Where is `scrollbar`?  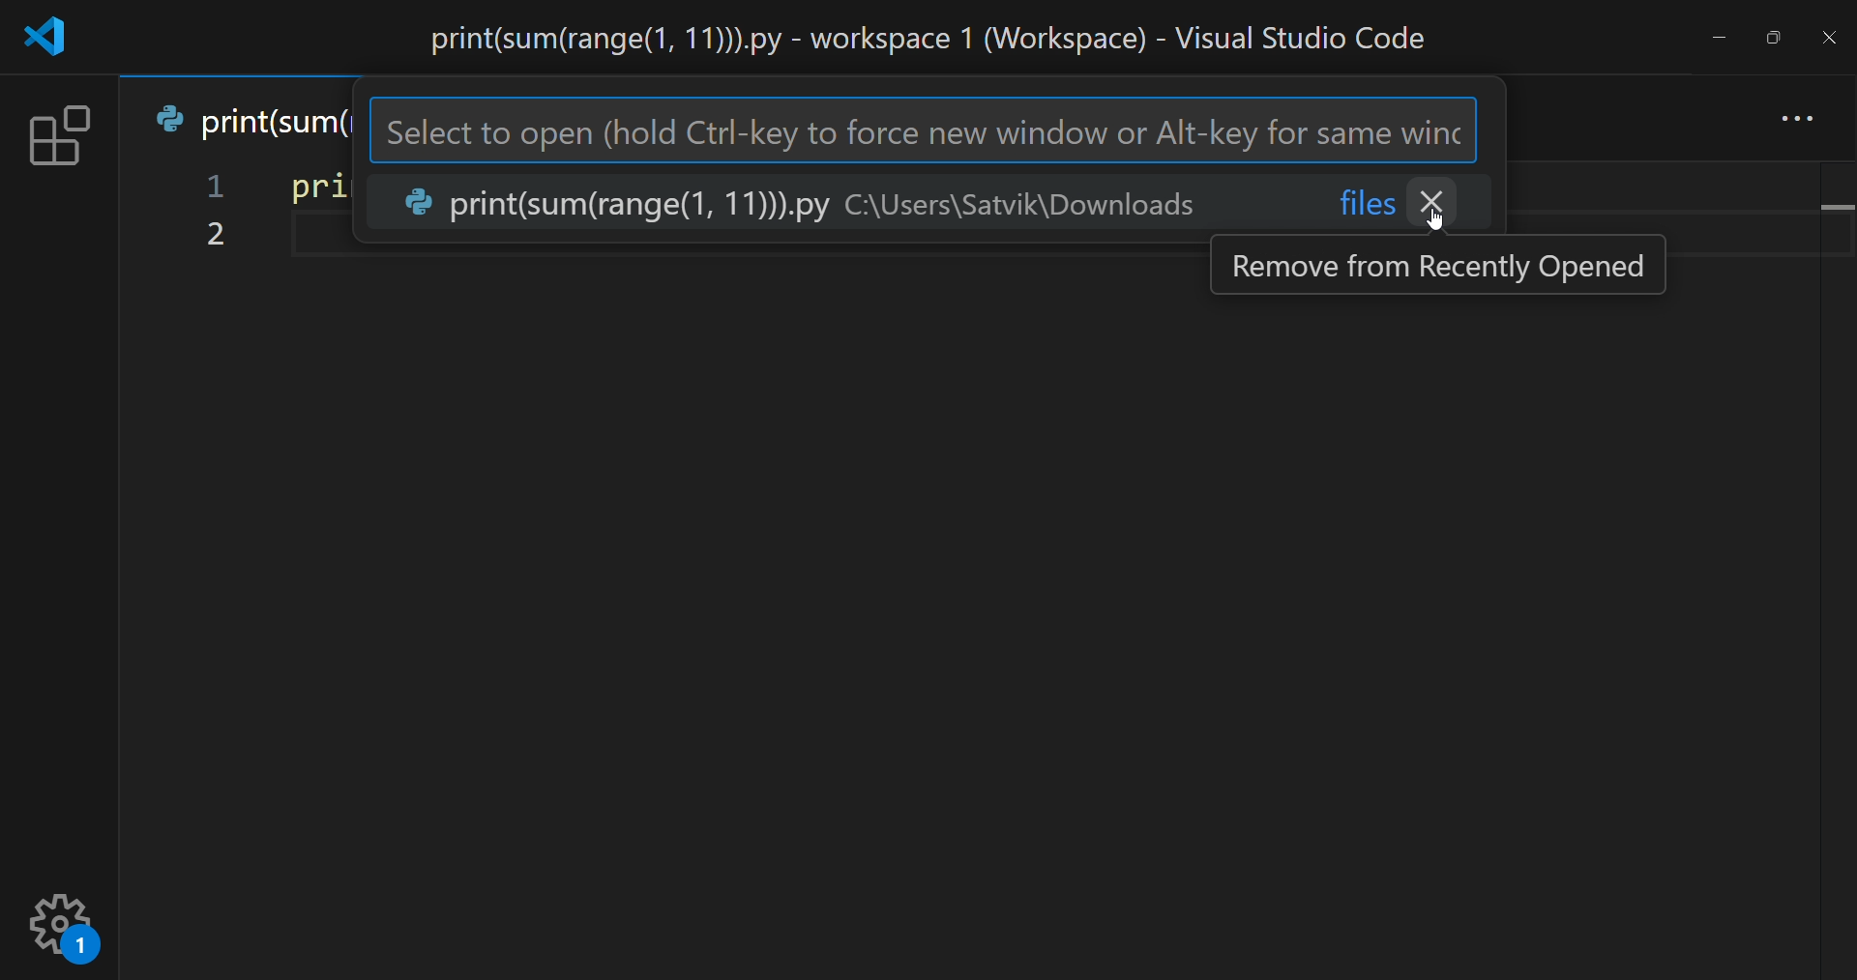
scrollbar is located at coordinates (1832, 553).